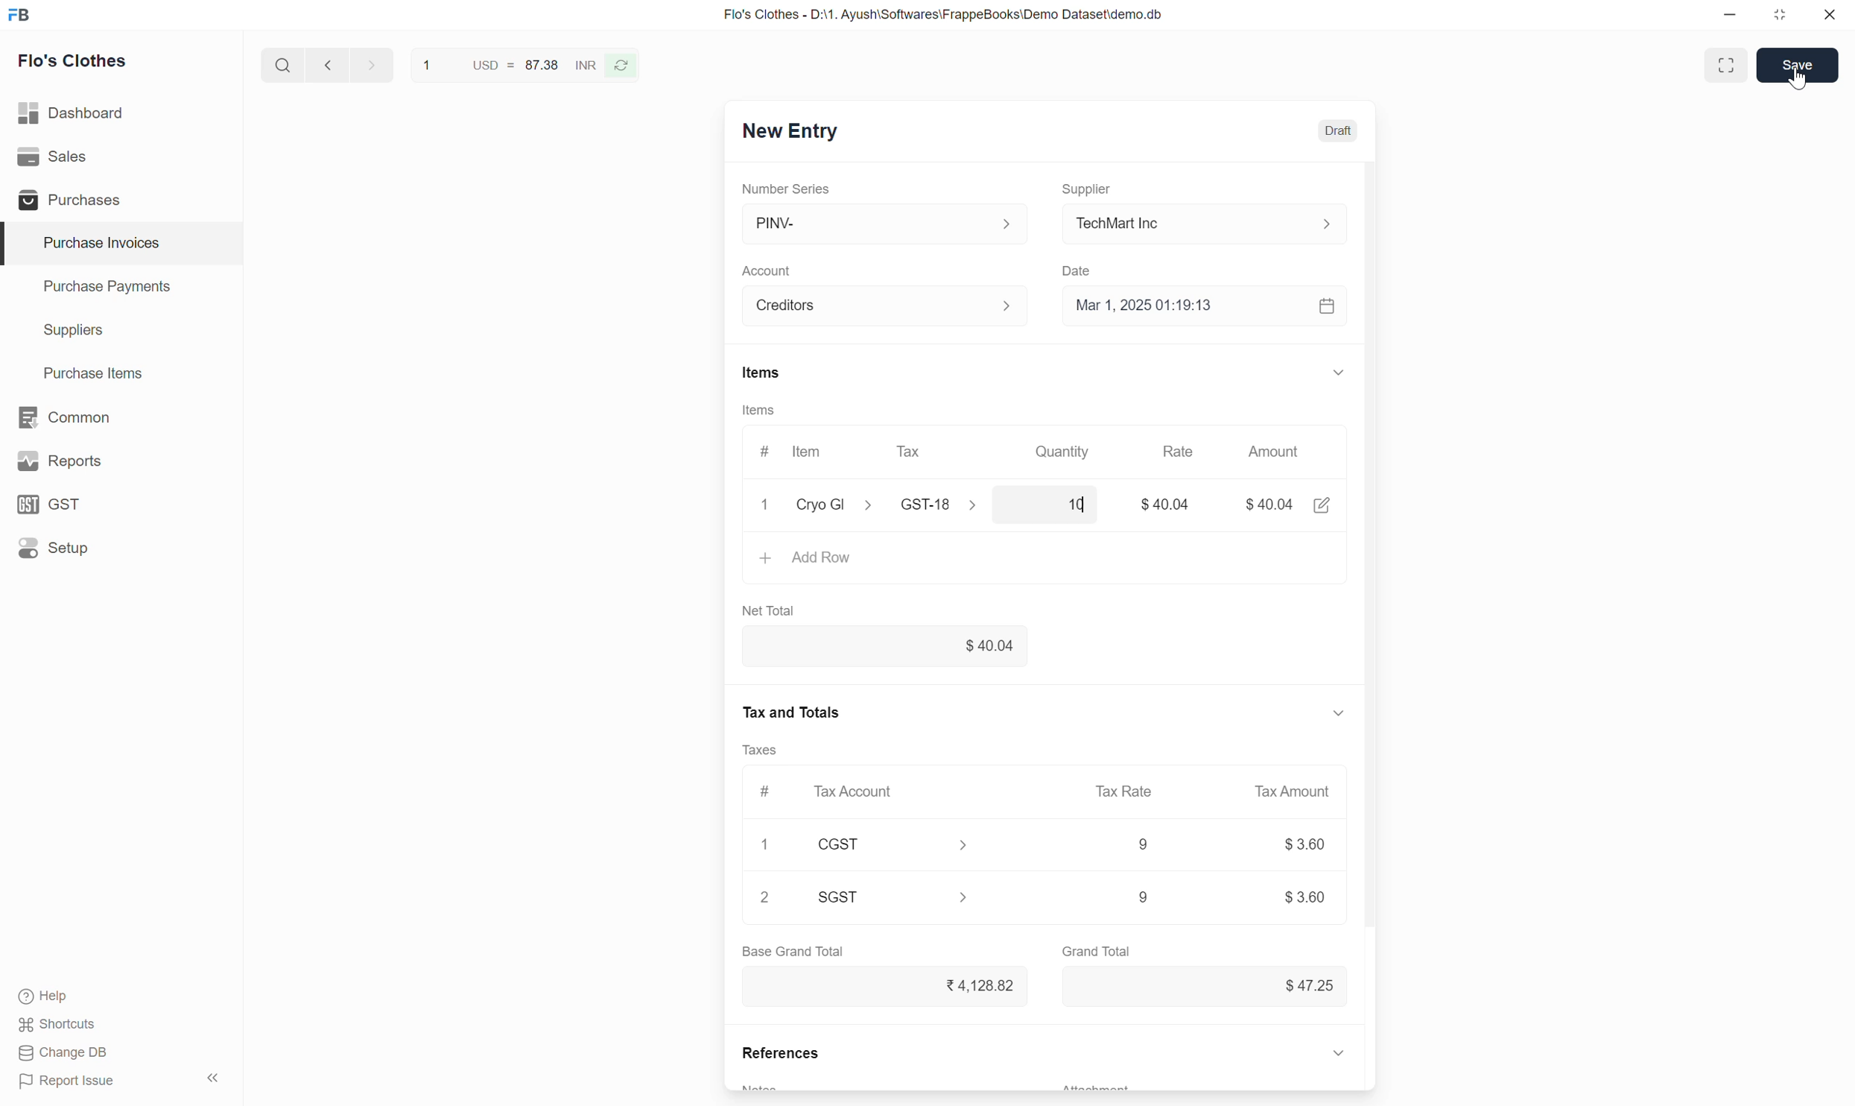  Describe the element at coordinates (1299, 985) in the screenshot. I see `$47.25` at that location.